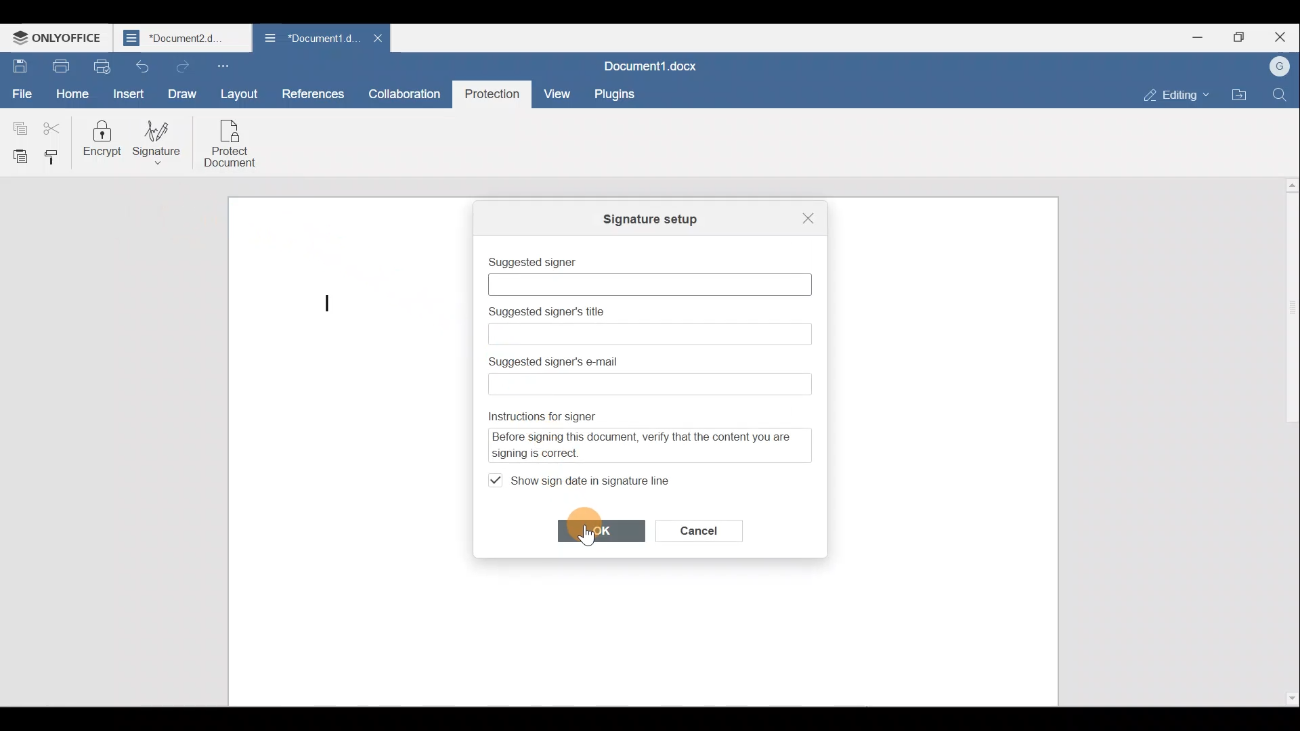 The width and height of the screenshot is (1300, 731). What do you see at coordinates (707, 530) in the screenshot?
I see `Cancel` at bounding box center [707, 530].